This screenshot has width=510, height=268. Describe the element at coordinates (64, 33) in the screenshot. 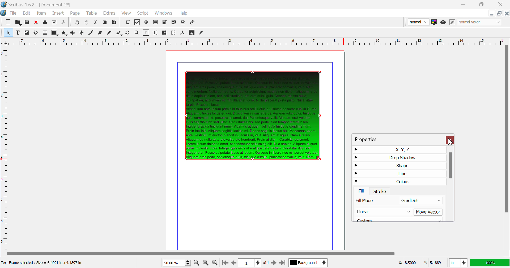

I see `Polygons` at that location.